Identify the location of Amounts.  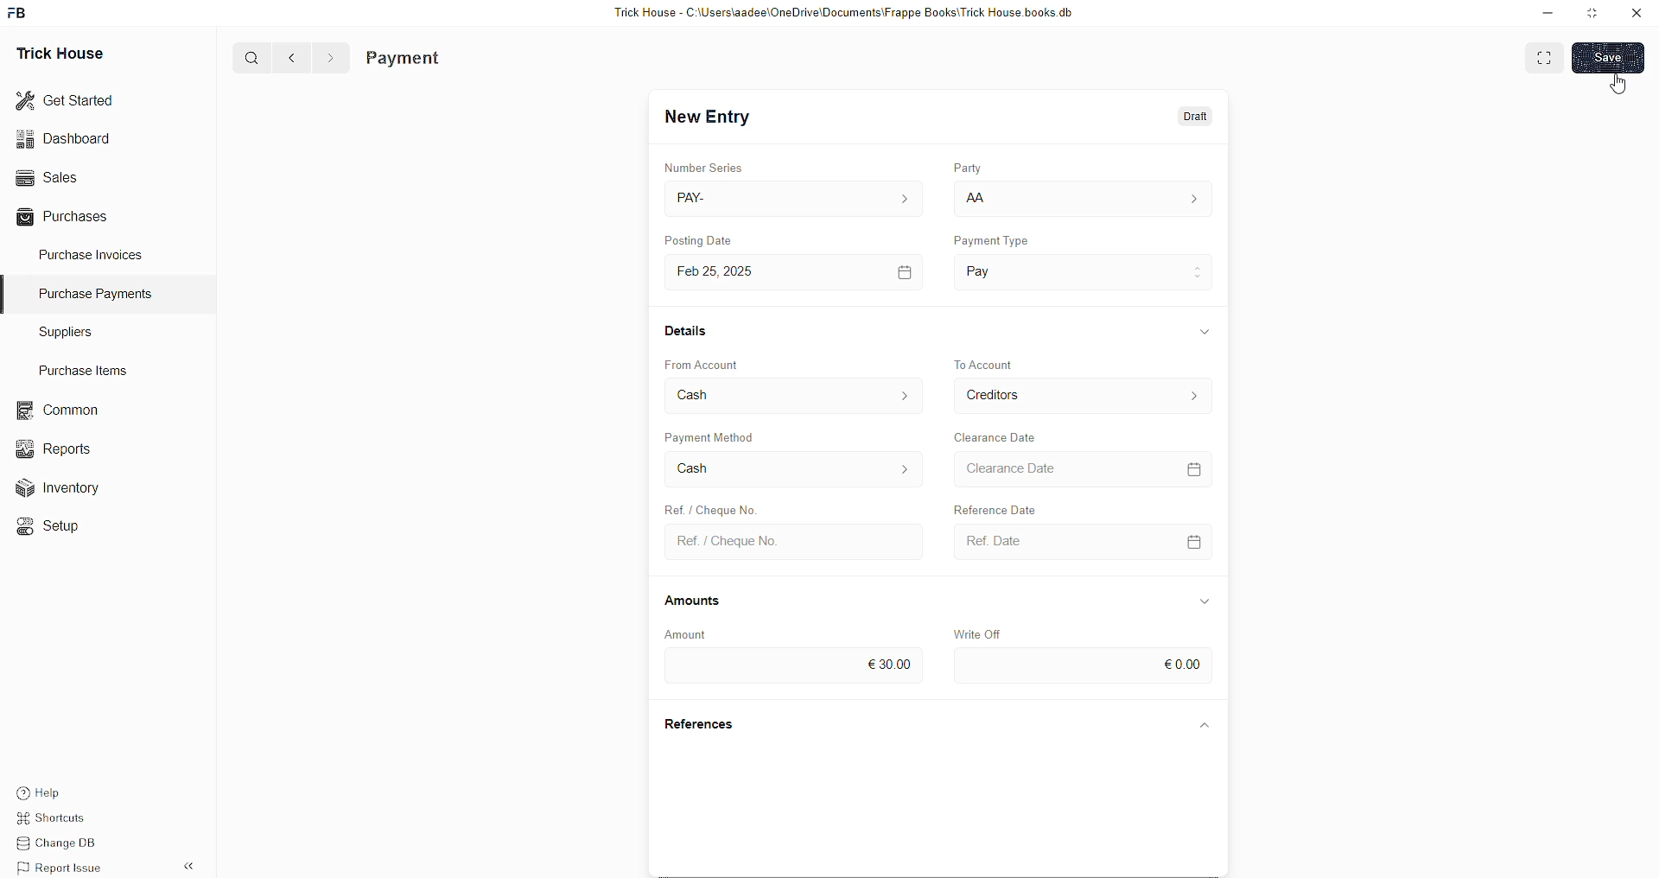
(703, 601).